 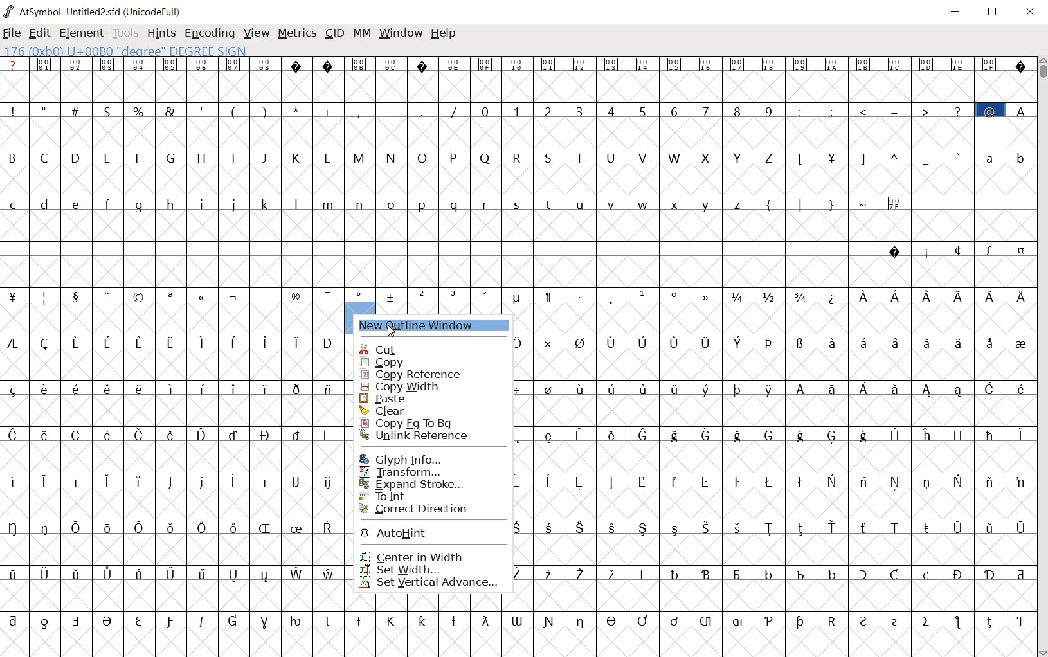 What do you see at coordinates (518, 618) in the screenshot?
I see `special letters` at bounding box center [518, 618].